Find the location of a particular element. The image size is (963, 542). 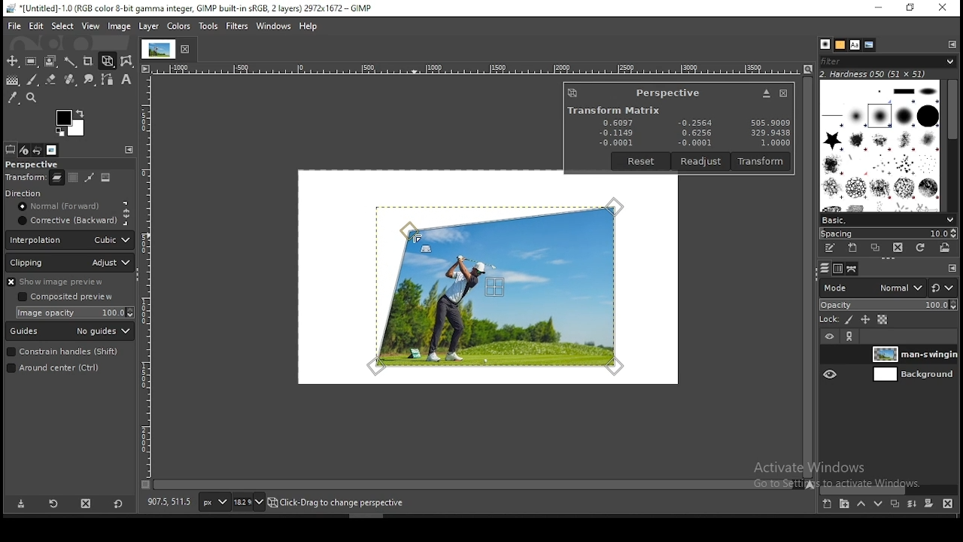

vertical scale is located at coordinates (148, 276).